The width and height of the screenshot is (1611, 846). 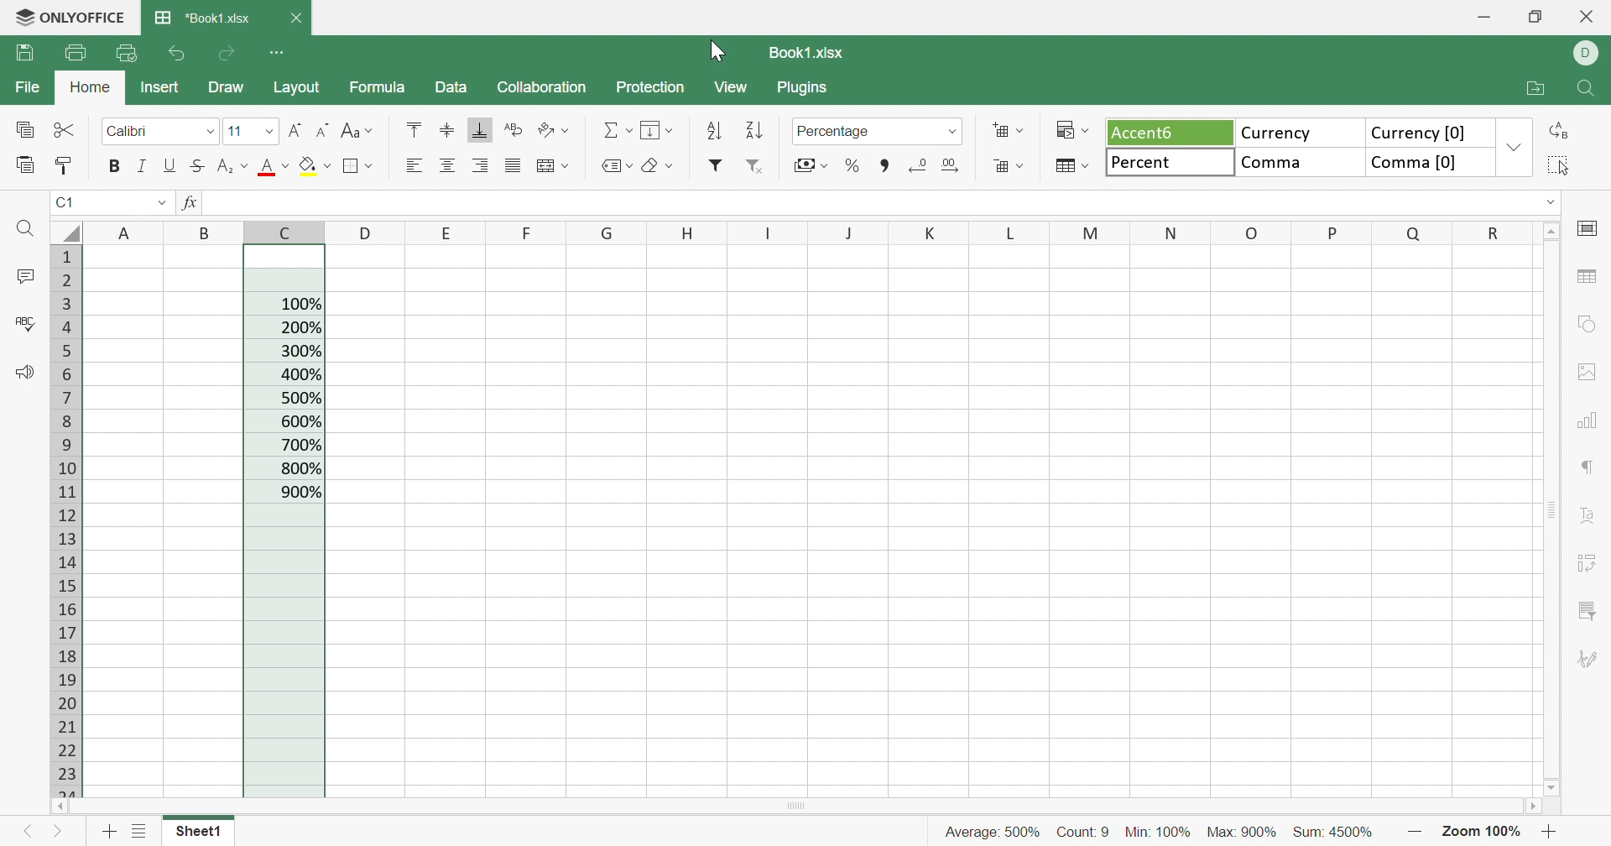 What do you see at coordinates (26, 55) in the screenshot?
I see `Save` at bounding box center [26, 55].